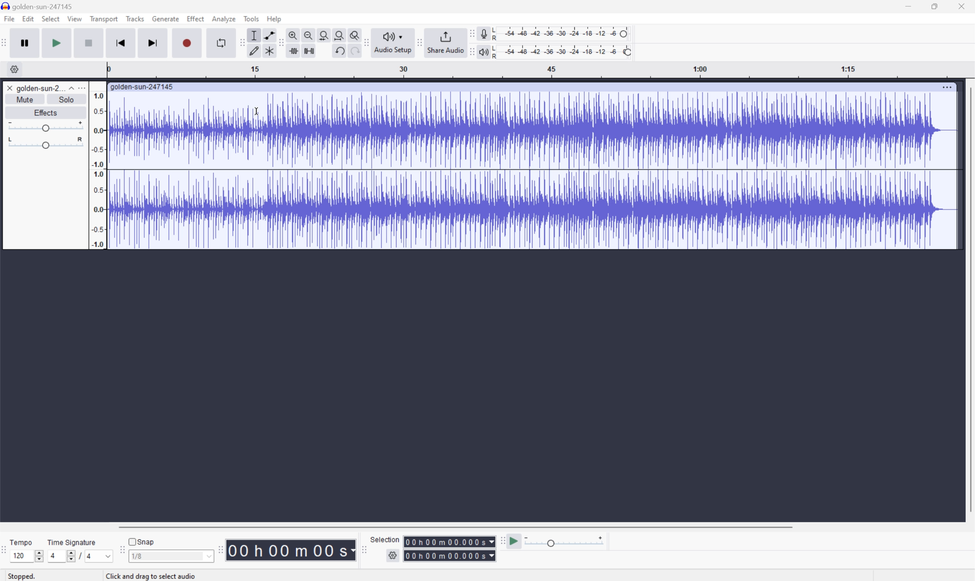 Image resolution: width=975 pixels, height=581 pixels. What do you see at coordinates (104, 19) in the screenshot?
I see `Transport` at bounding box center [104, 19].